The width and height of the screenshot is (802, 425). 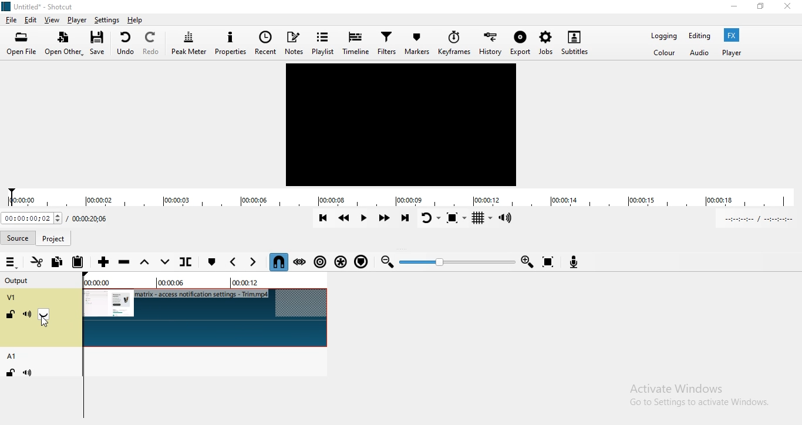 I want to click on Filters, so click(x=386, y=44).